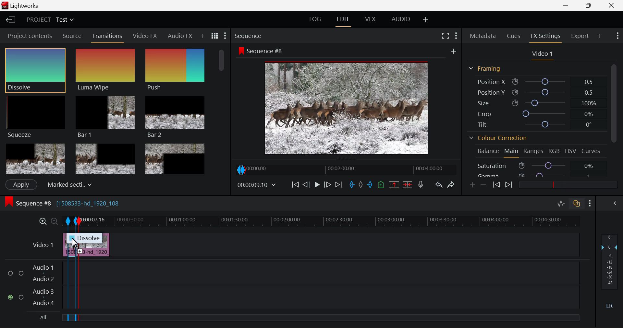  Describe the element at coordinates (380, 185) in the screenshot. I see `Mark Cue` at that location.